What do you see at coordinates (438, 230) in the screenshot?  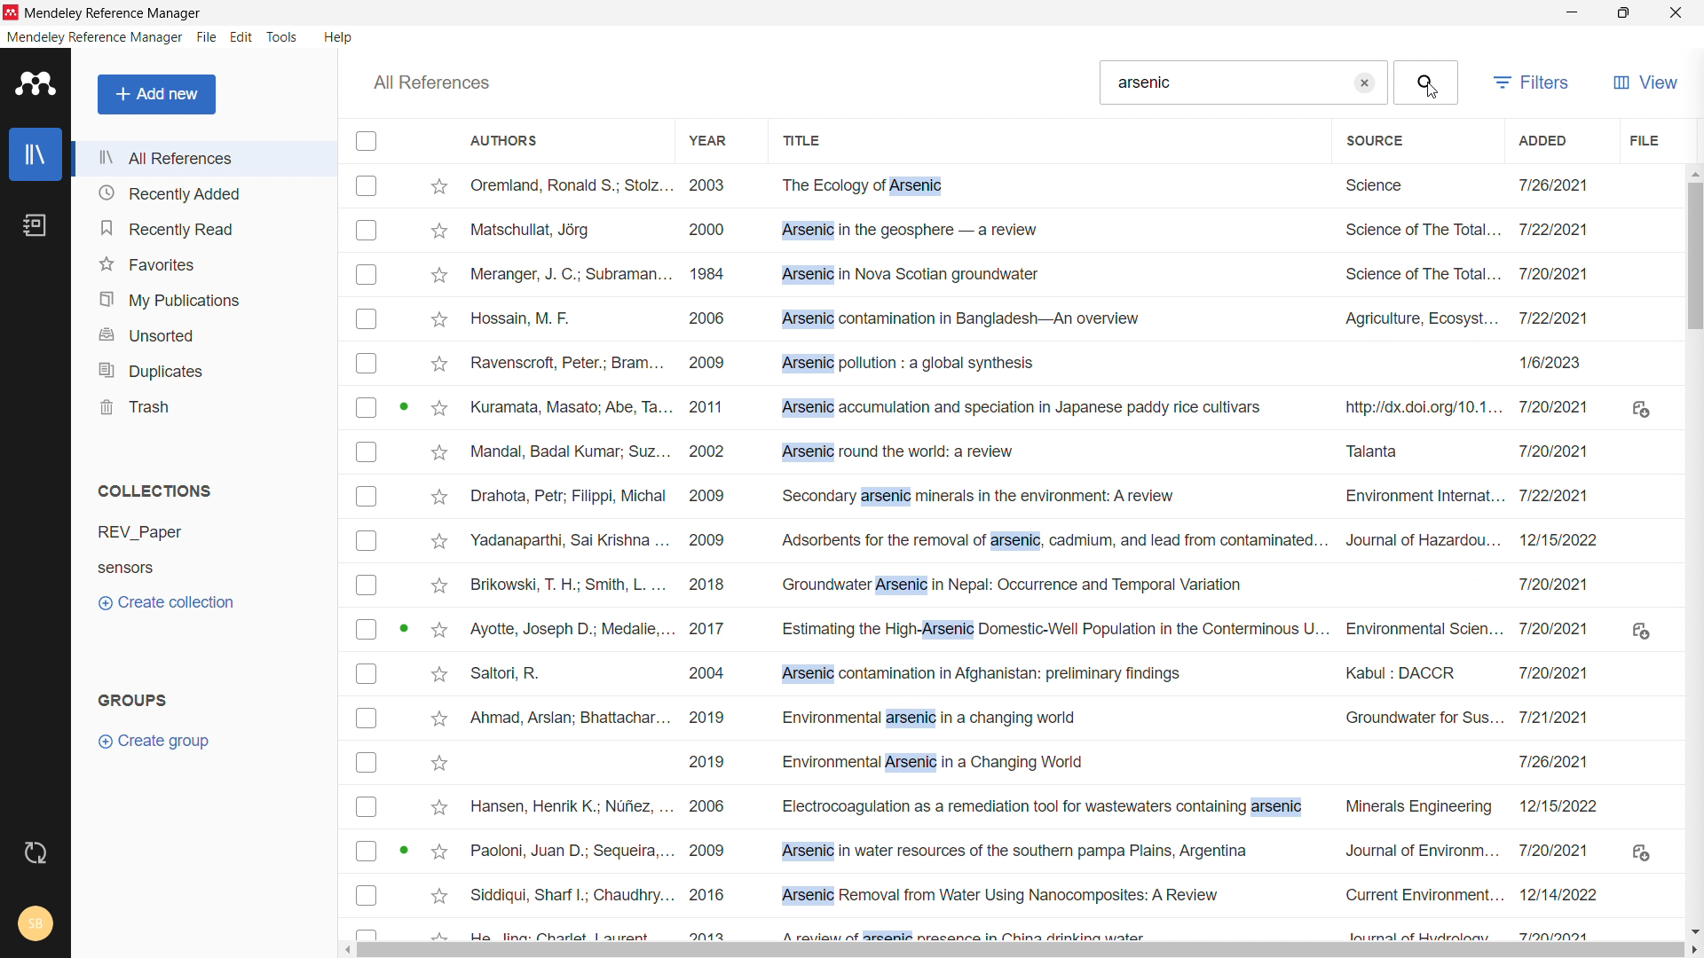 I see `Add to favorites` at bounding box center [438, 230].